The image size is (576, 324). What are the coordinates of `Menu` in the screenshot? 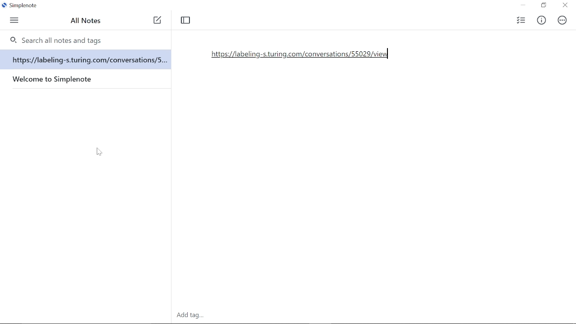 It's located at (15, 19).